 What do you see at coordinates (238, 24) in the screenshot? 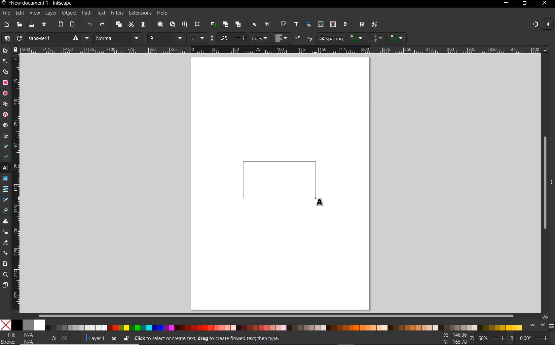
I see `unlink clone` at bounding box center [238, 24].